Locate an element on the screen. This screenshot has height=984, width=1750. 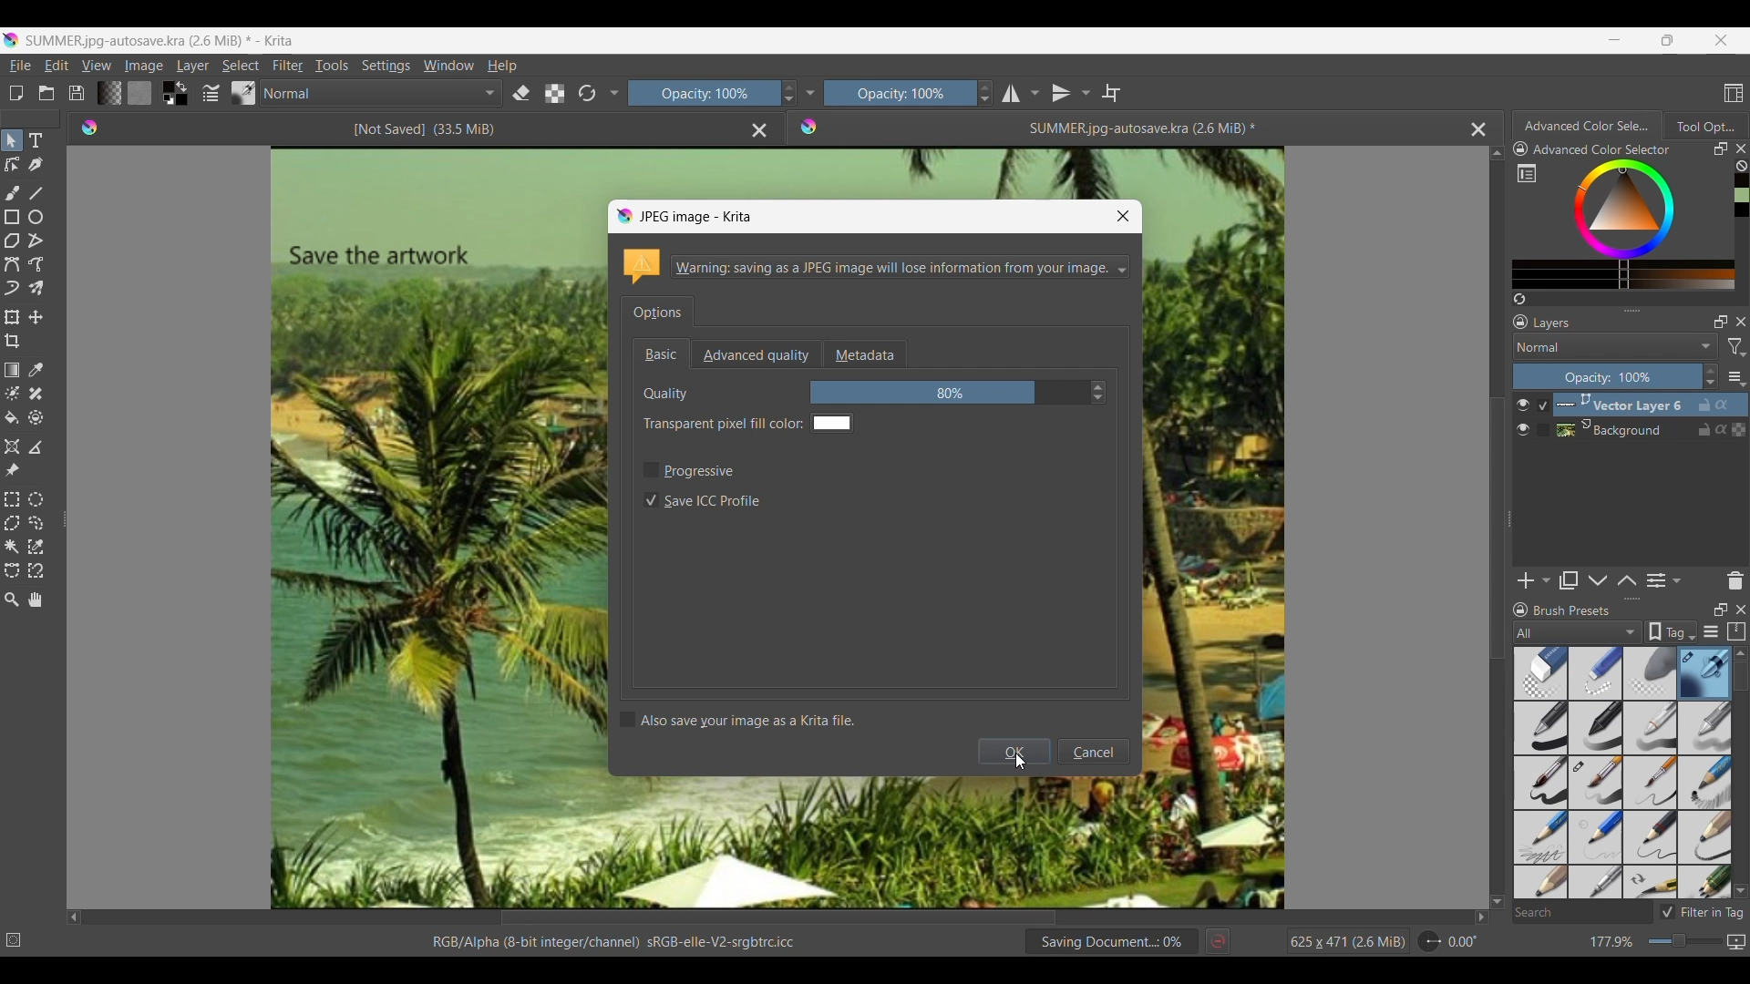
Similar color selection tool is located at coordinates (36, 546).